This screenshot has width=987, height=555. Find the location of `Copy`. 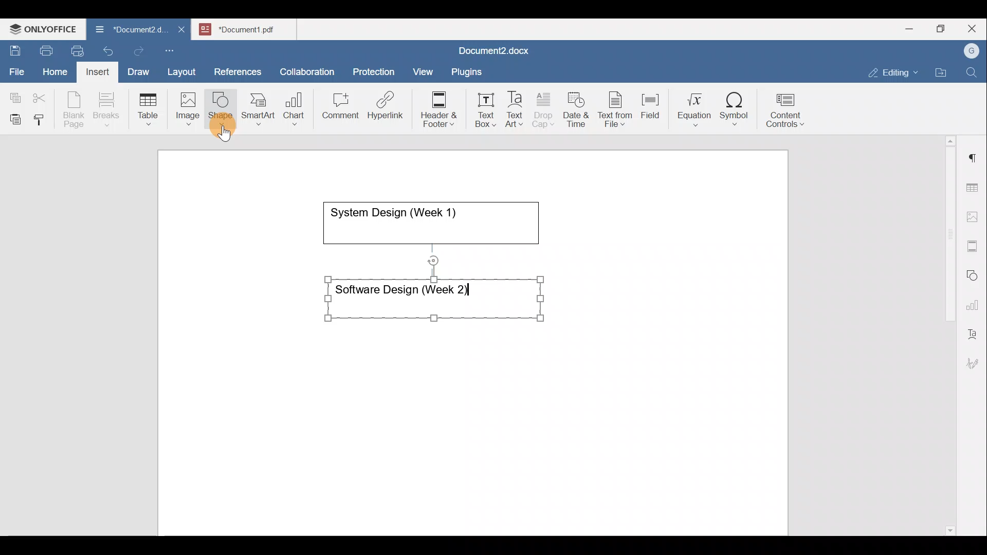

Copy is located at coordinates (13, 95).